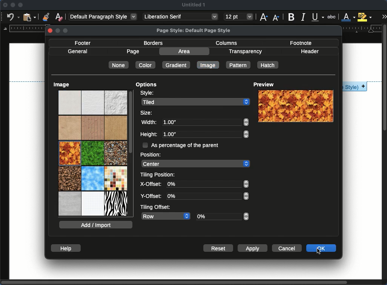  What do you see at coordinates (70, 154) in the screenshot?
I see `image - selected` at bounding box center [70, 154].